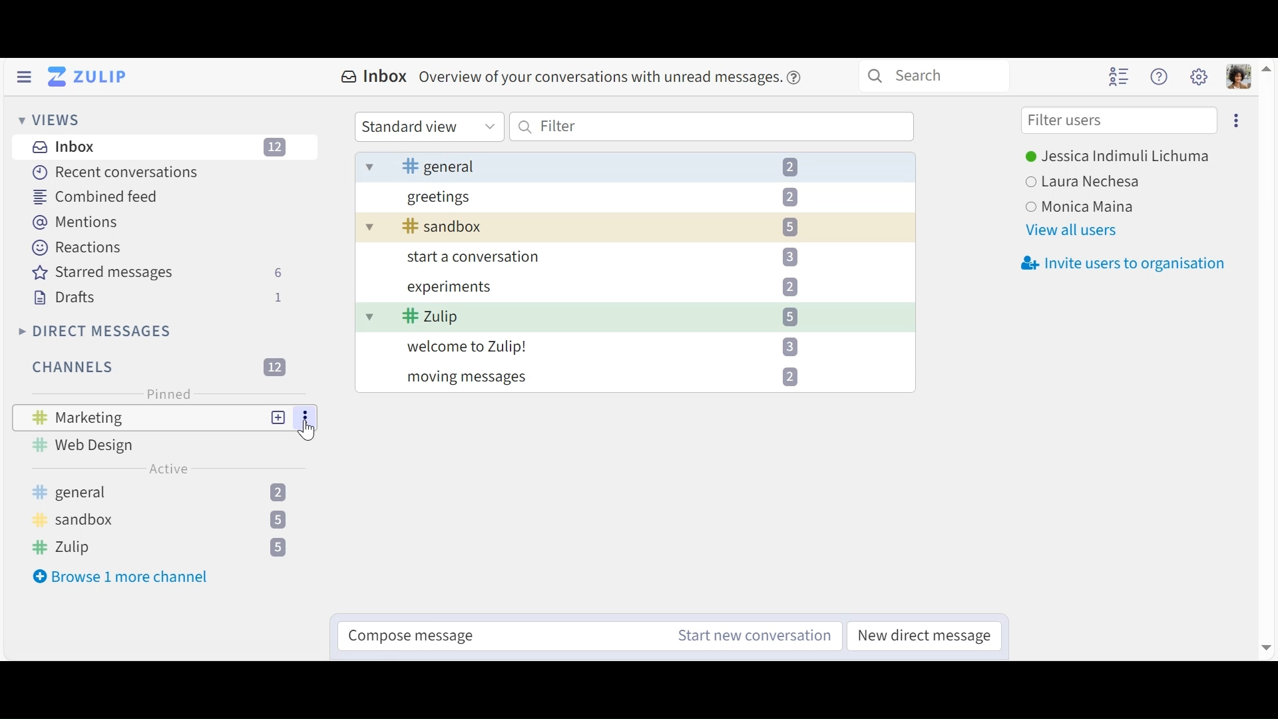 Image resolution: width=1278 pixels, height=719 pixels. I want to click on start a conversation, so click(627, 260).